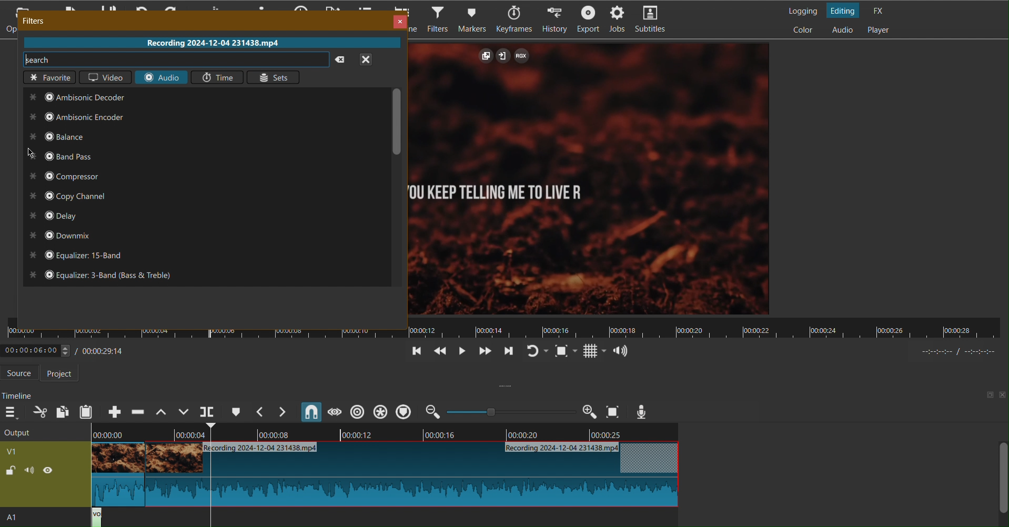 The width and height of the screenshot is (1009, 527). I want to click on Source, so click(19, 373).